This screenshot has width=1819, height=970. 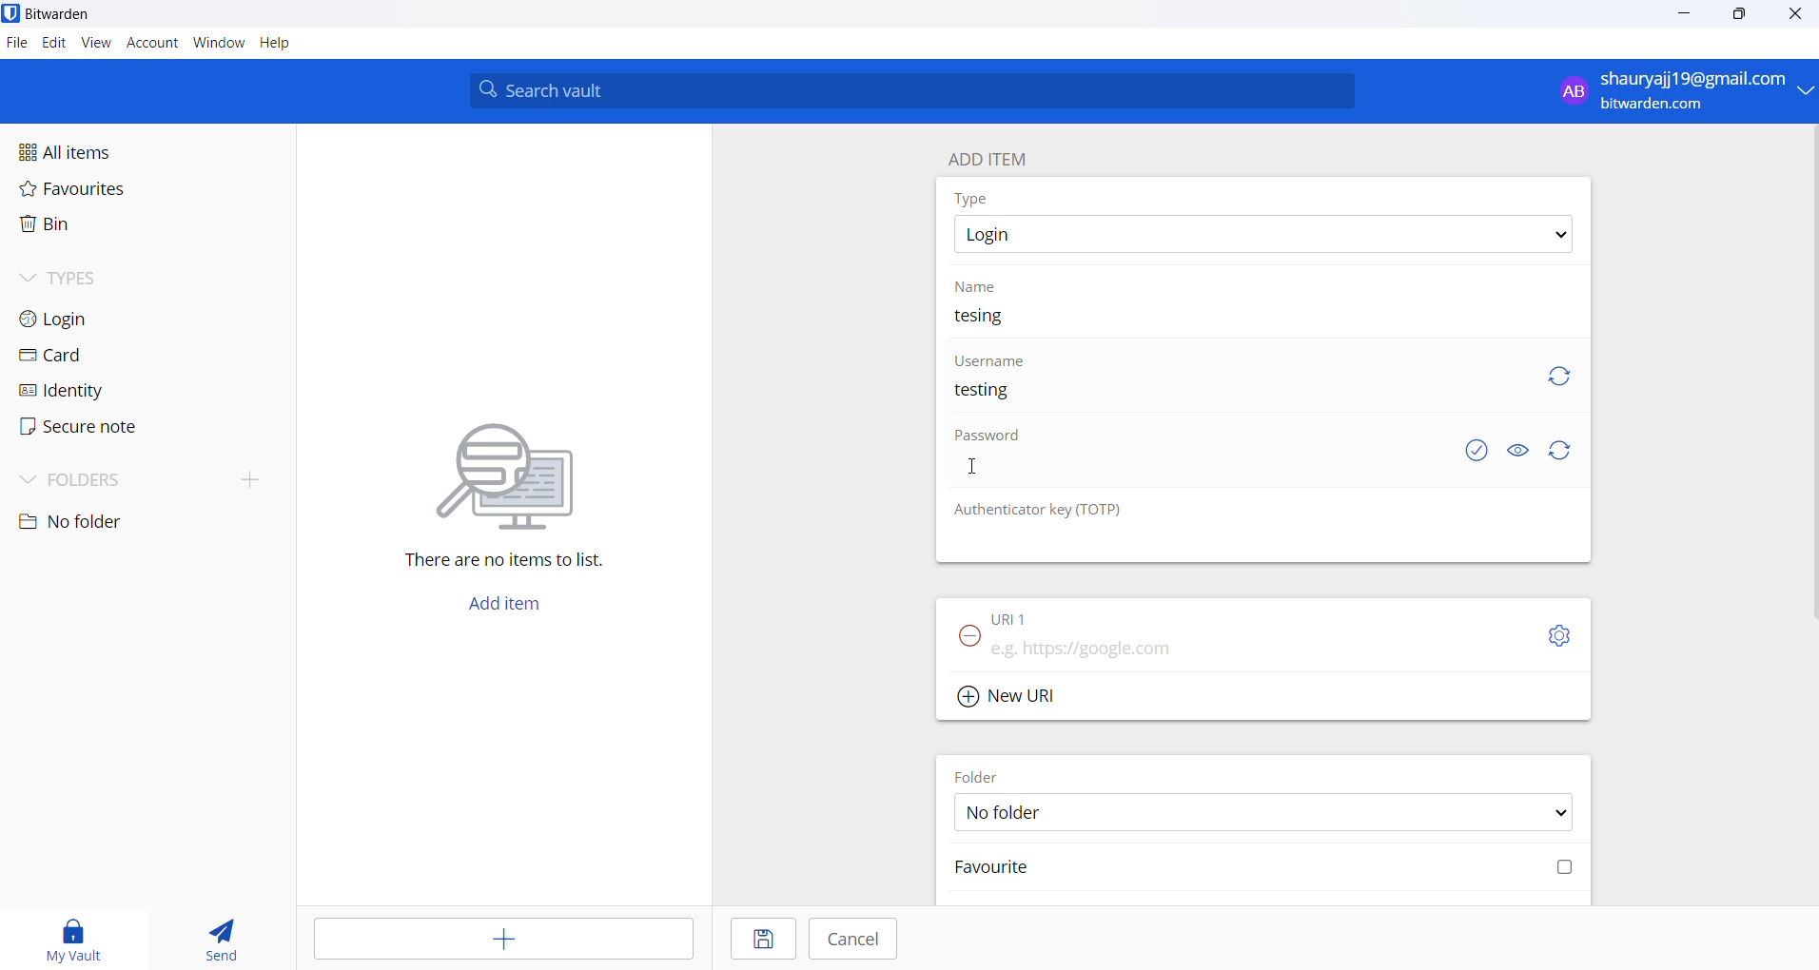 What do you see at coordinates (1559, 374) in the screenshot?
I see ` generate username` at bounding box center [1559, 374].